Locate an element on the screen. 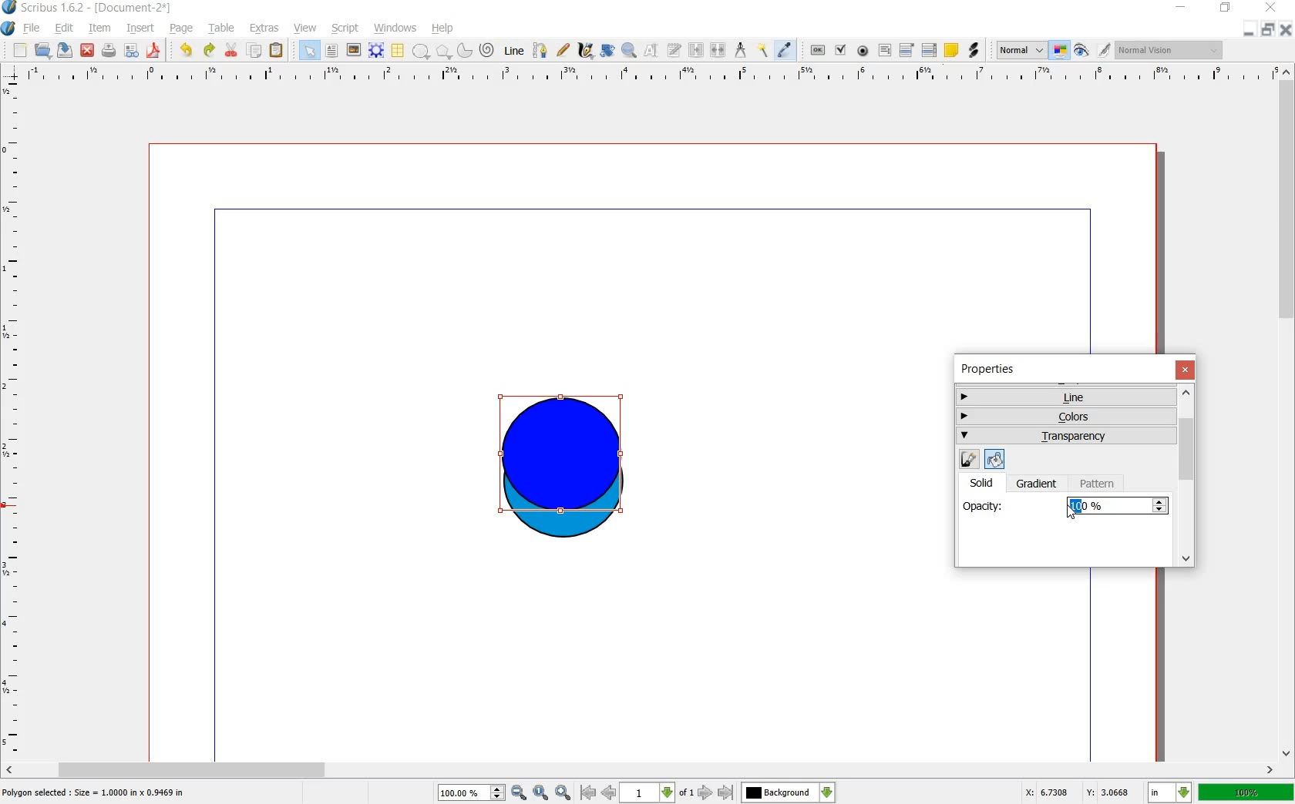  line is located at coordinates (513, 52).